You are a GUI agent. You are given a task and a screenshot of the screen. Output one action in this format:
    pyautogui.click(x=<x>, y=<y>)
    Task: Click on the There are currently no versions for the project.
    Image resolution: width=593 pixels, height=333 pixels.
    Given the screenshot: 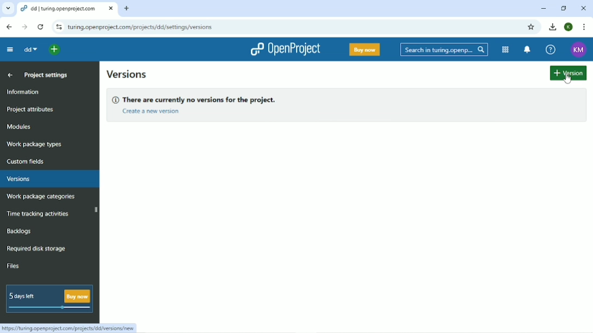 What is the action you would take?
    pyautogui.click(x=199, y=99)
    